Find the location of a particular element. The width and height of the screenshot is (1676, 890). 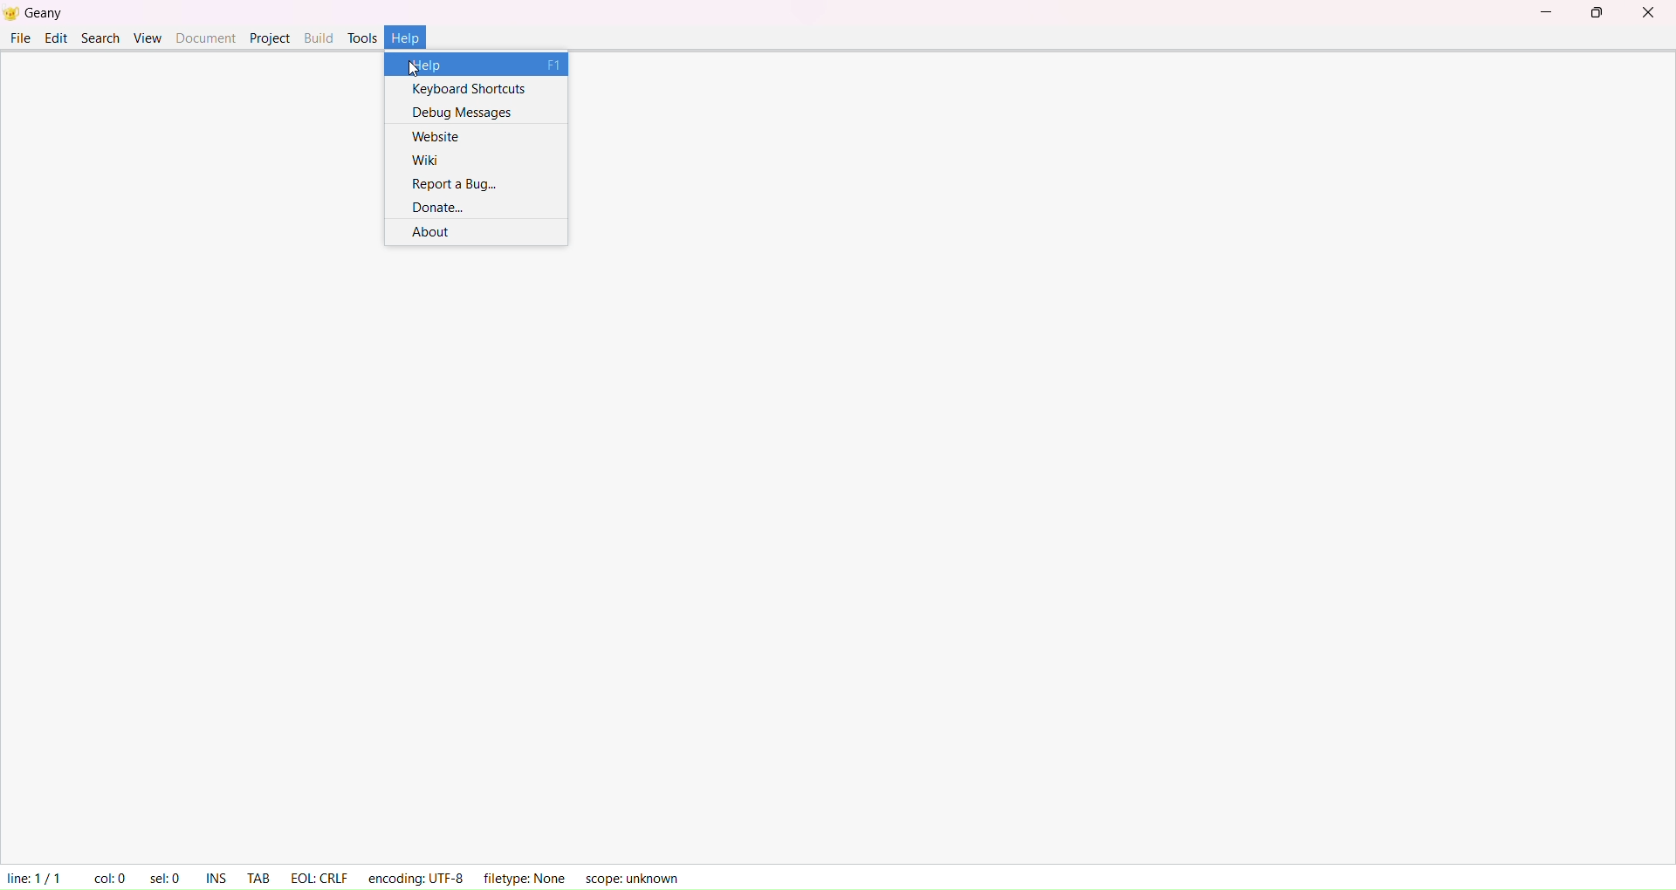

Help is located at coordinates (417, 33).